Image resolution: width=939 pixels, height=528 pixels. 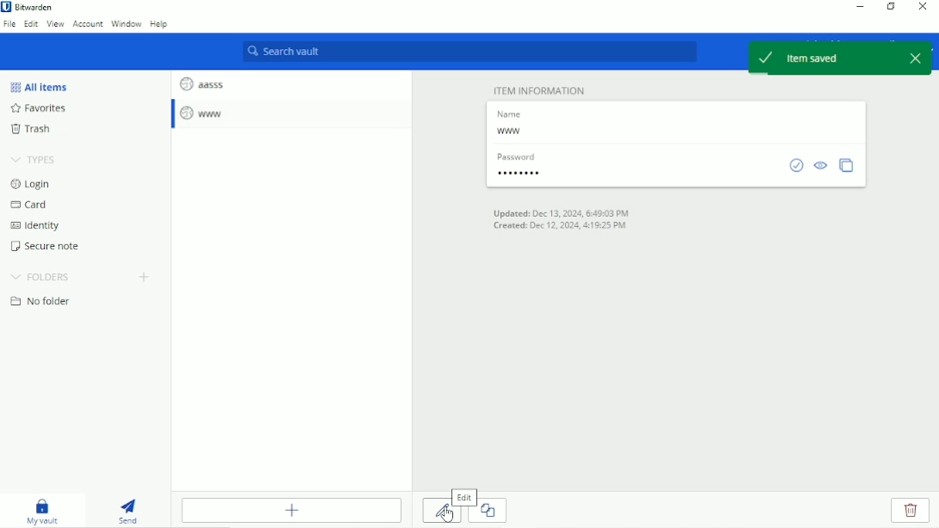 I want to click on Favorites, so click(x=42, y=109).